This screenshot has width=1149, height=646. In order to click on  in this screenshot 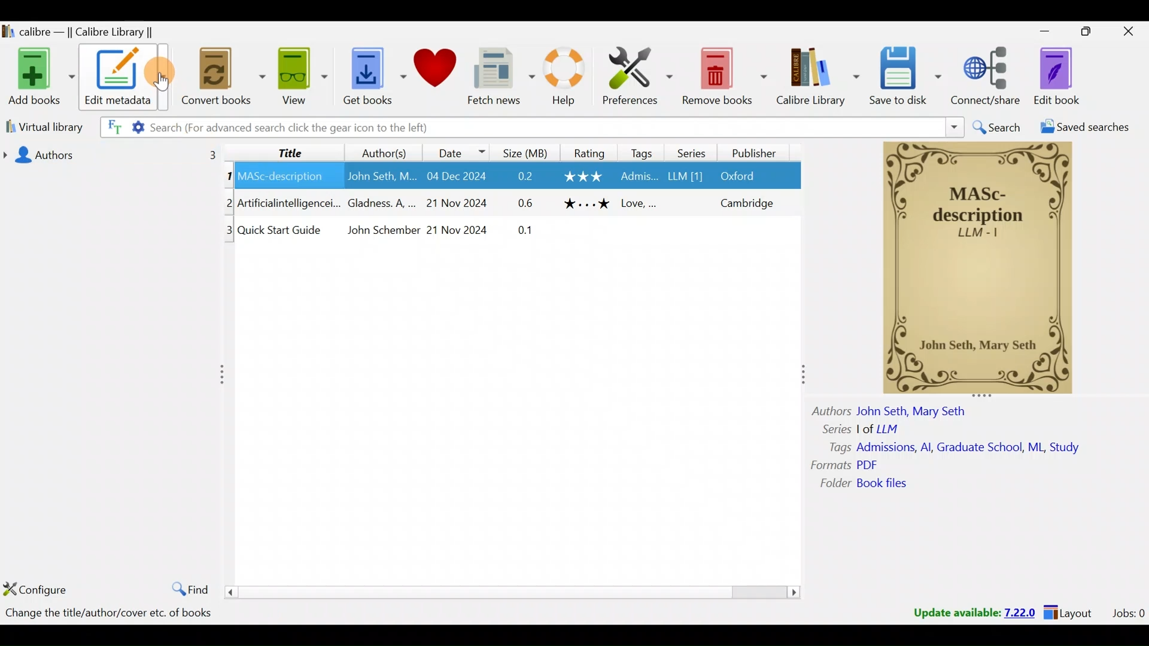, I will do `click(978, 270)`.